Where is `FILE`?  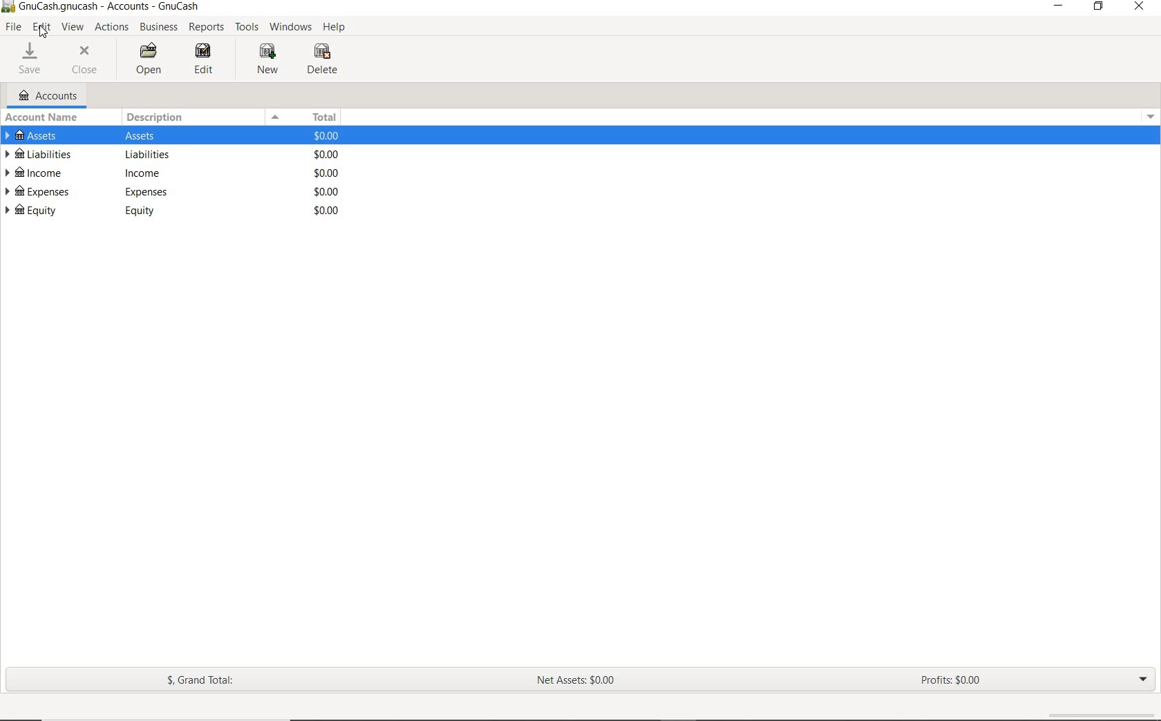
FILE is located at coordinates (12, 28).